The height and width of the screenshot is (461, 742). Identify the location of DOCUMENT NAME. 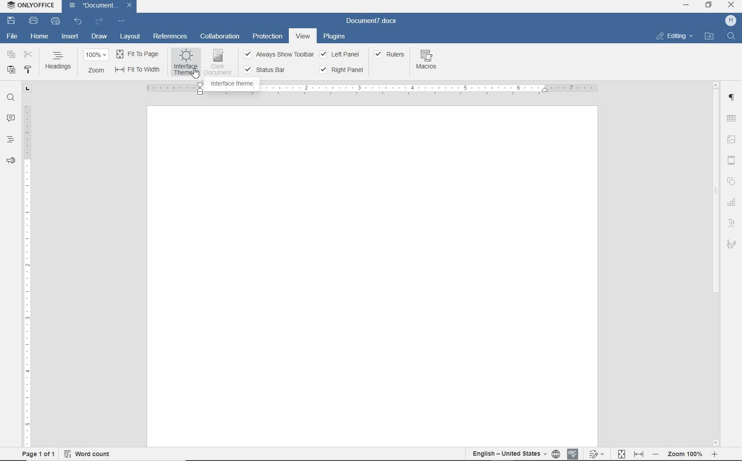
(101, 6).